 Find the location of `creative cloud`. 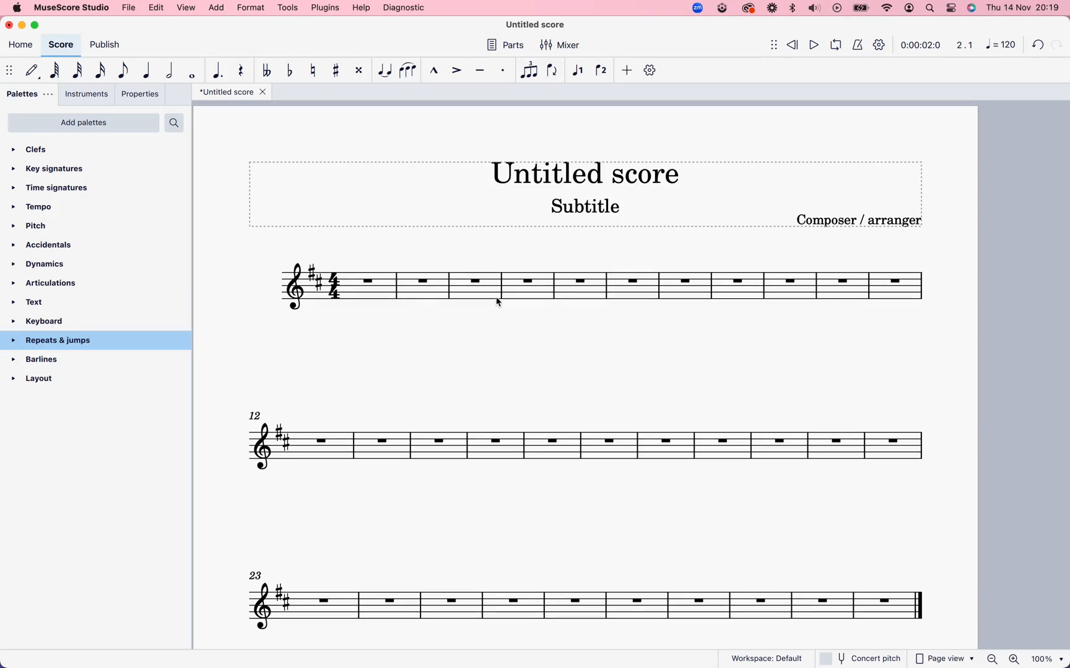

creative cloud is located at coordinates (749, 9).